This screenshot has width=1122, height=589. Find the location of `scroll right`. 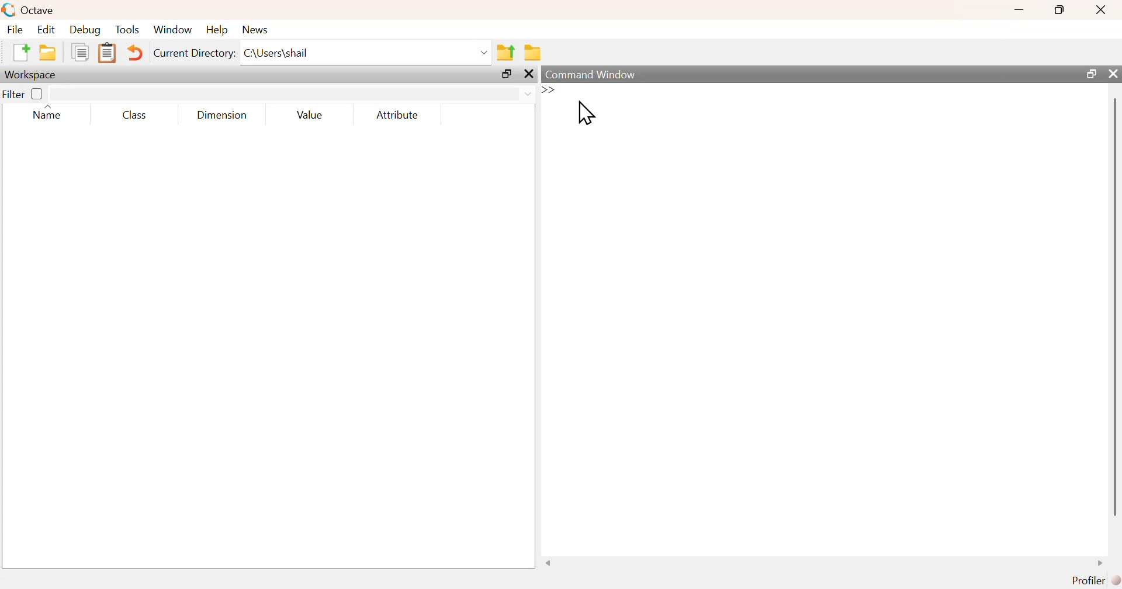

scroll right is located at coordinates (1101, 563).